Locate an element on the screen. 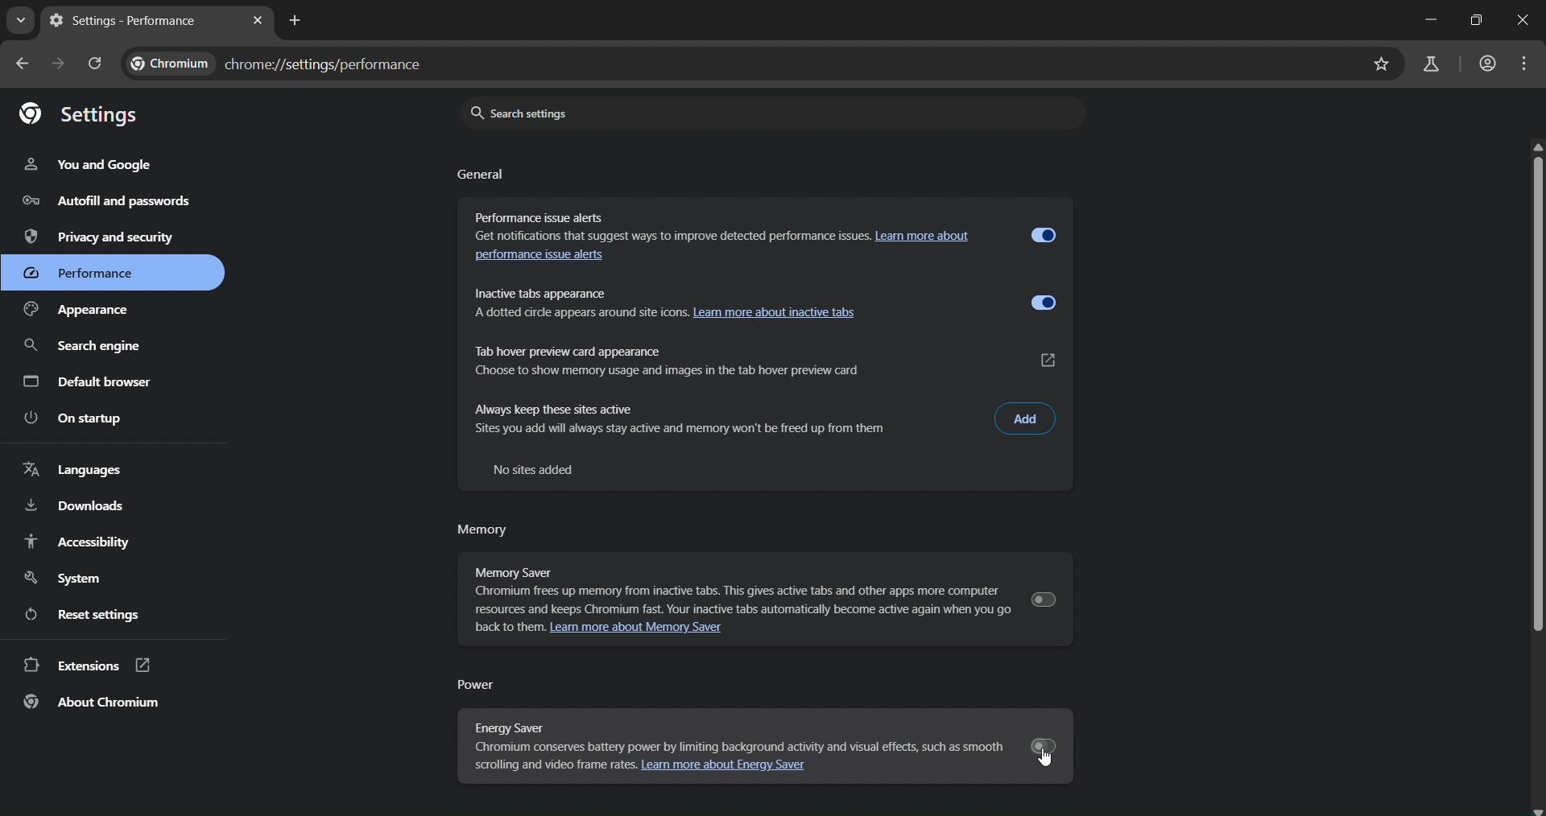  on startup is located at coordinates (76, 418).